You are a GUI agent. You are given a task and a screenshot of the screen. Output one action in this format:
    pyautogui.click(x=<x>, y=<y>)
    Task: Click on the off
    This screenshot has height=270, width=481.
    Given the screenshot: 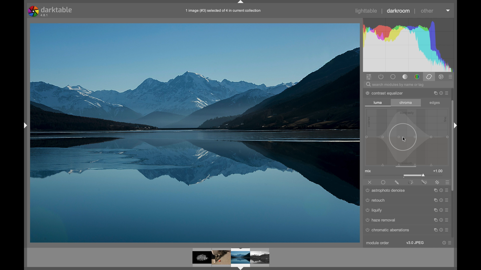 What is the action you would take?
    pyautogui.click(x=370, y=182)
    